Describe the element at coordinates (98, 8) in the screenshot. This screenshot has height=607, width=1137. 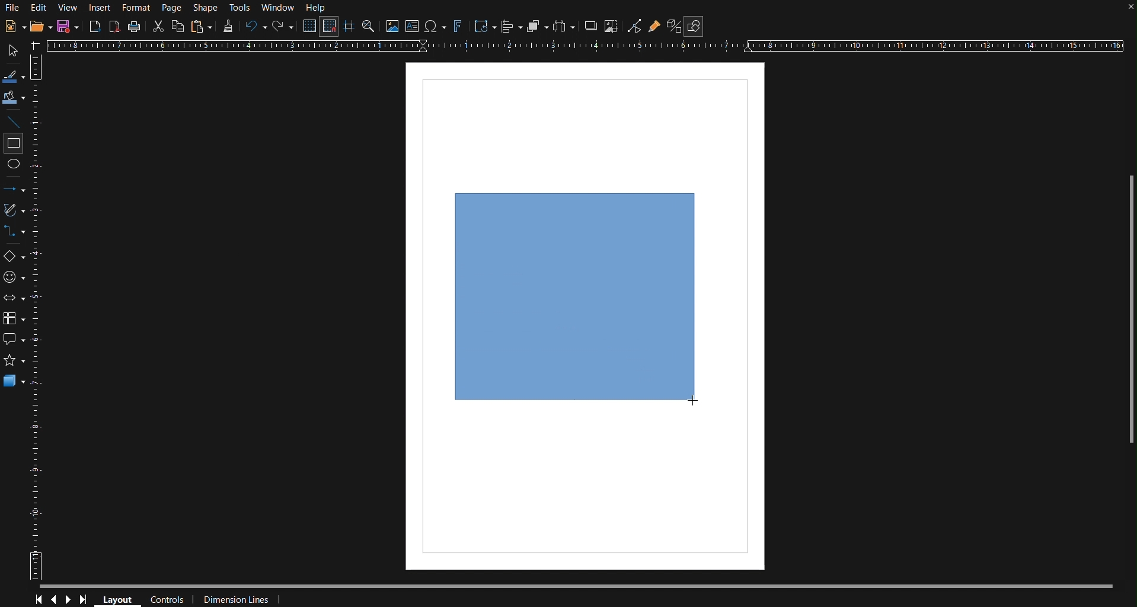
I see `Insert` at that location.